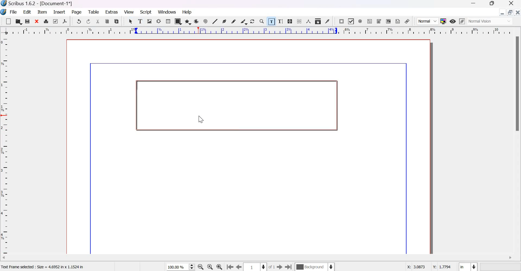  I want to click on PDF check box, so click(351, 21).